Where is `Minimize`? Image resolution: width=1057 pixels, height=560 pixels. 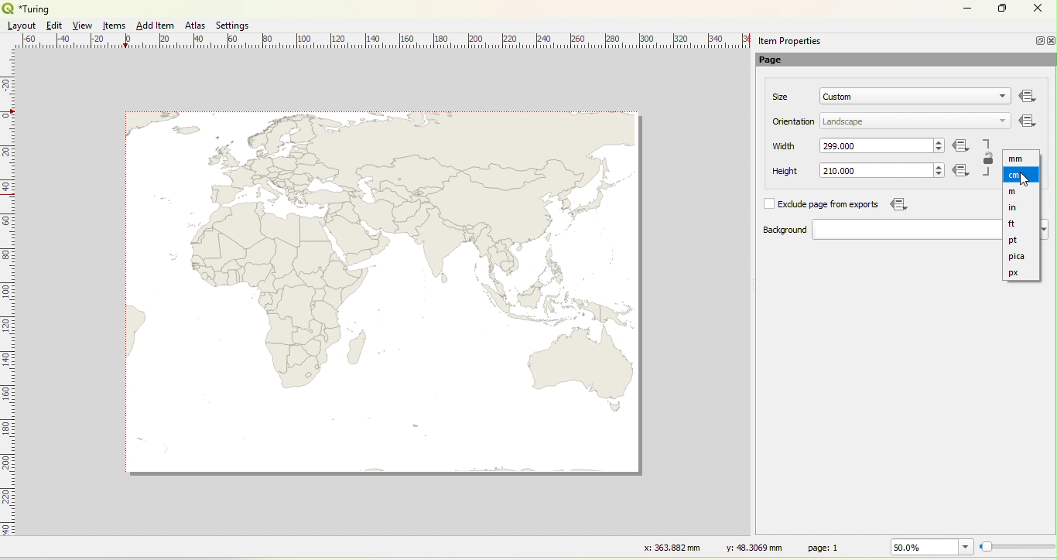 Minimize is located at coordinates (967, 7).